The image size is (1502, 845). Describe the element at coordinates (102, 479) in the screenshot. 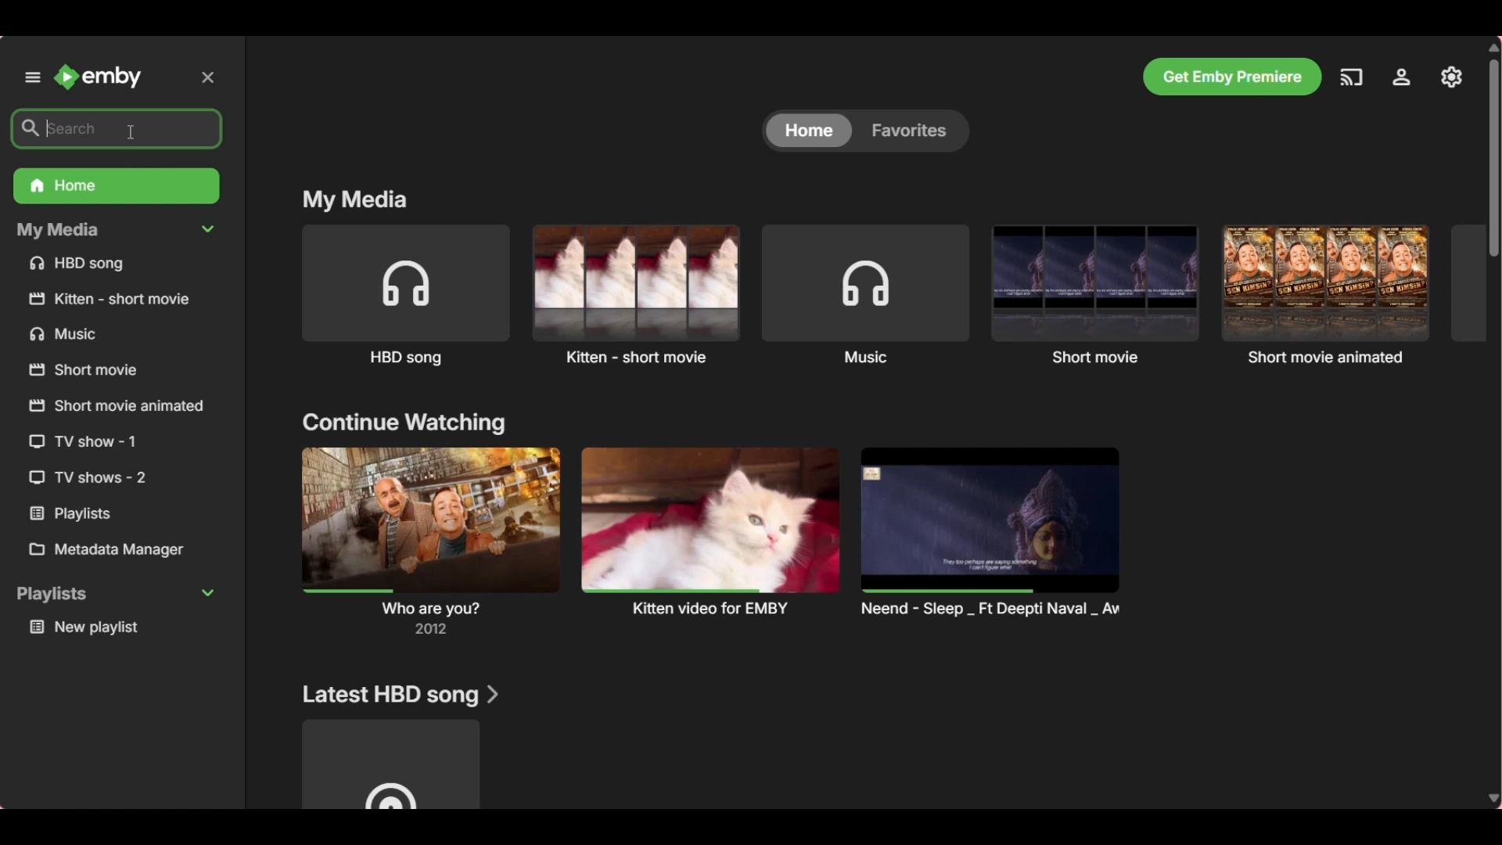

I see `` at that location.